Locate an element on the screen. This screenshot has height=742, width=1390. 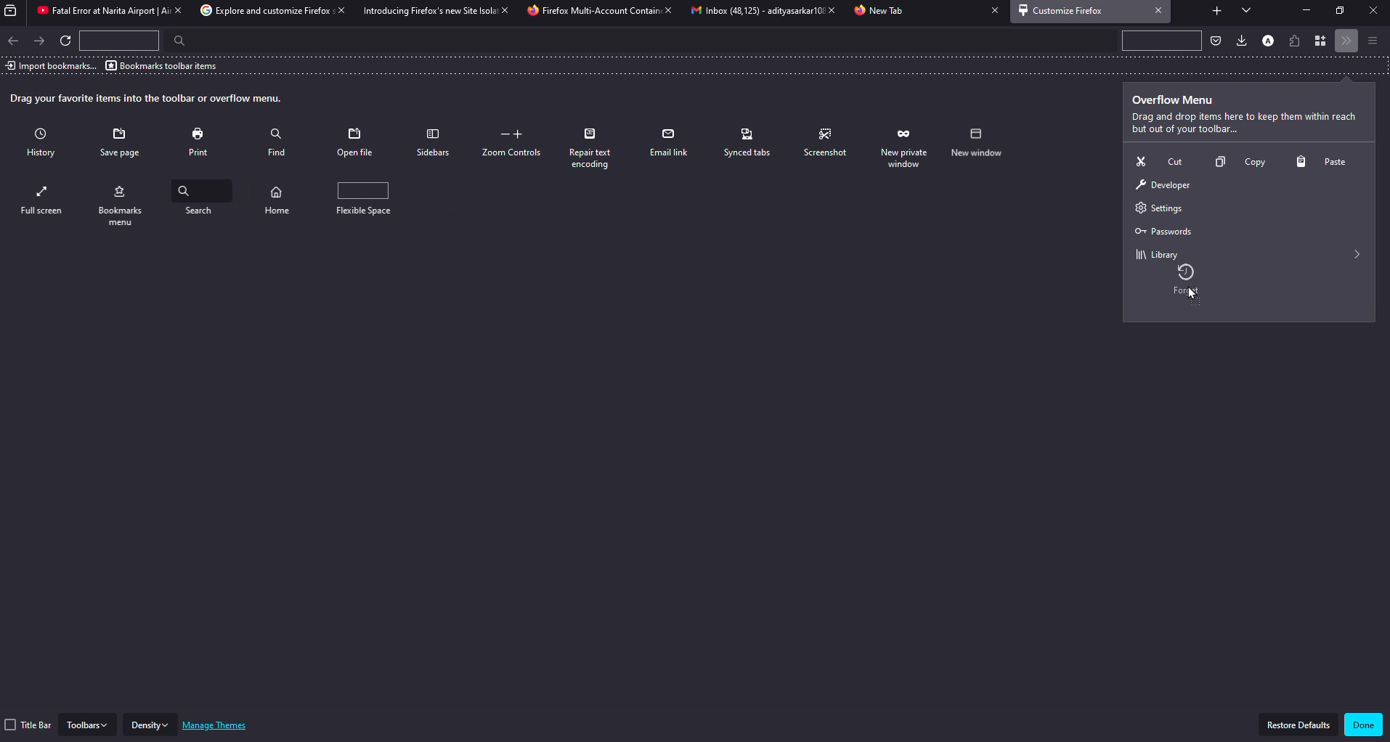
full screen is located at coordinates (124, 204).